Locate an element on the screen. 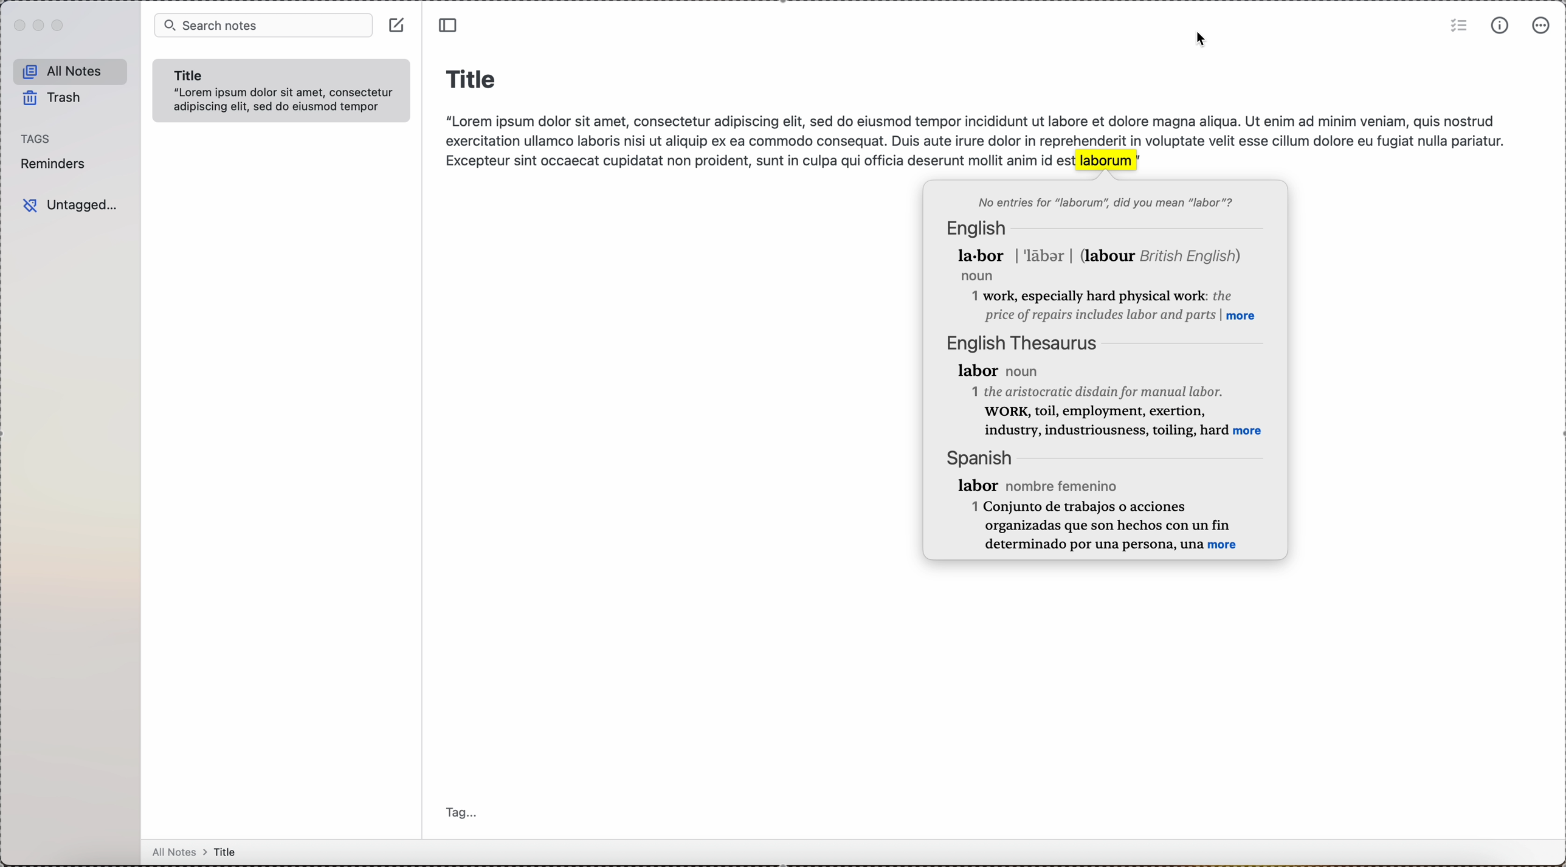  toggle sidebar is located at coordinates (451, 25).